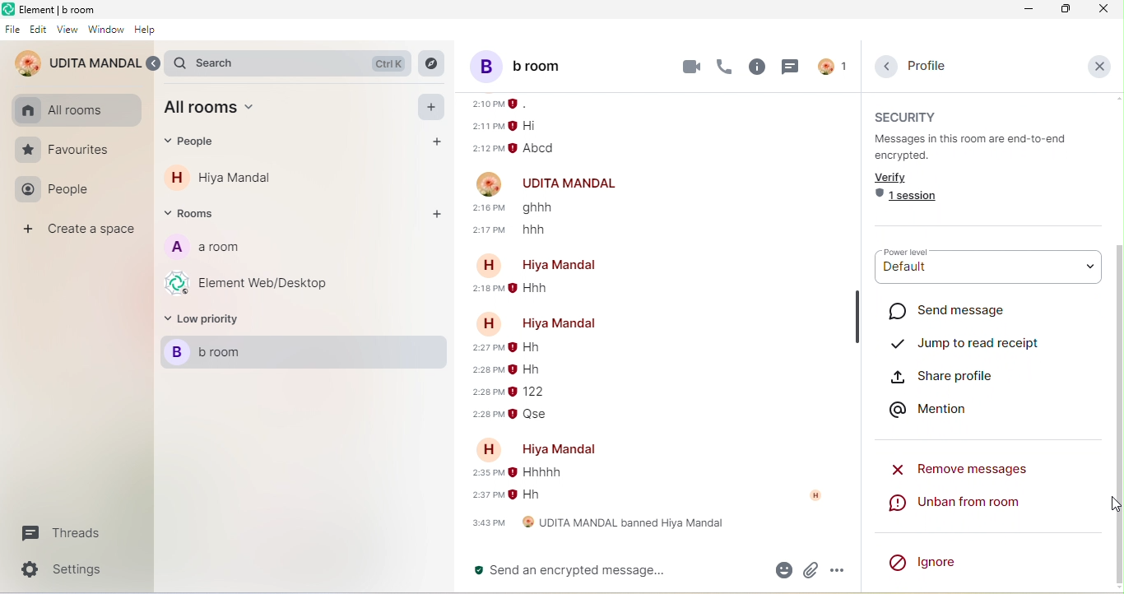  I want to click on older message from udita mandal, so click(526, 221).